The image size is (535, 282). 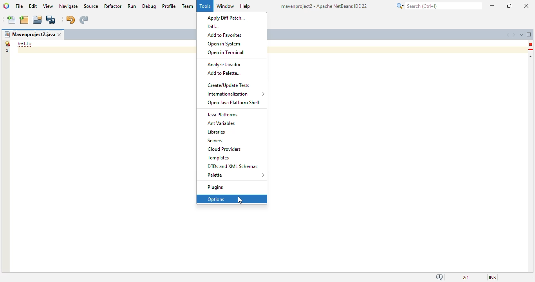 I want to click on file, so click(x=19, y=7).